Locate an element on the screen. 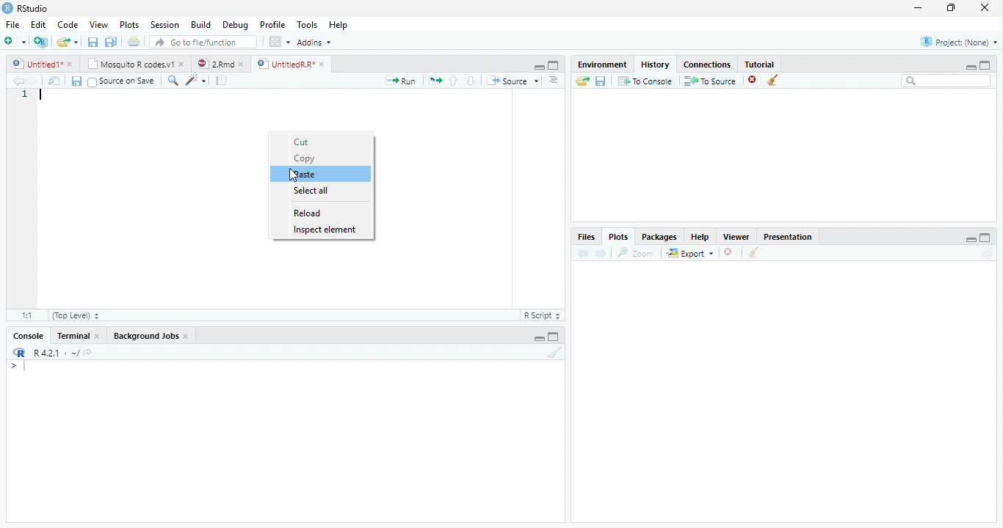 The image size is (1003, 528). Cut 1 is located at coordinates (317, 142).